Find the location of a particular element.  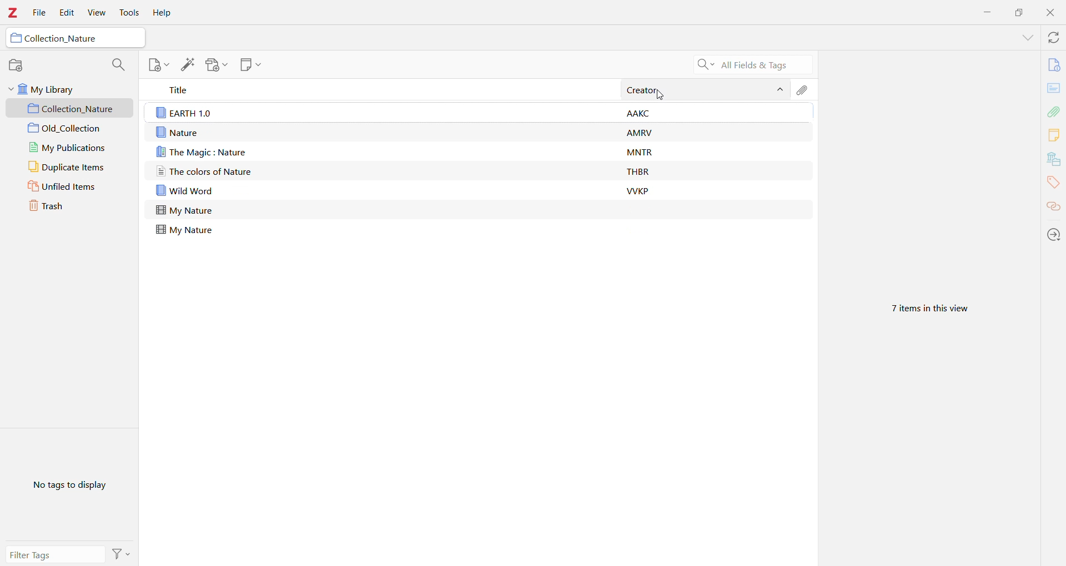

Collection Name is located at coordinates (76, 38).